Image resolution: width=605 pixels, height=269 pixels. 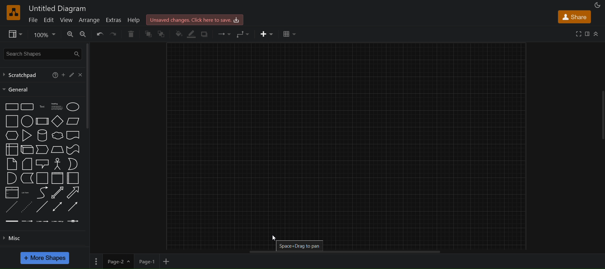 I want to click on delete, so click(x=130, y=34).